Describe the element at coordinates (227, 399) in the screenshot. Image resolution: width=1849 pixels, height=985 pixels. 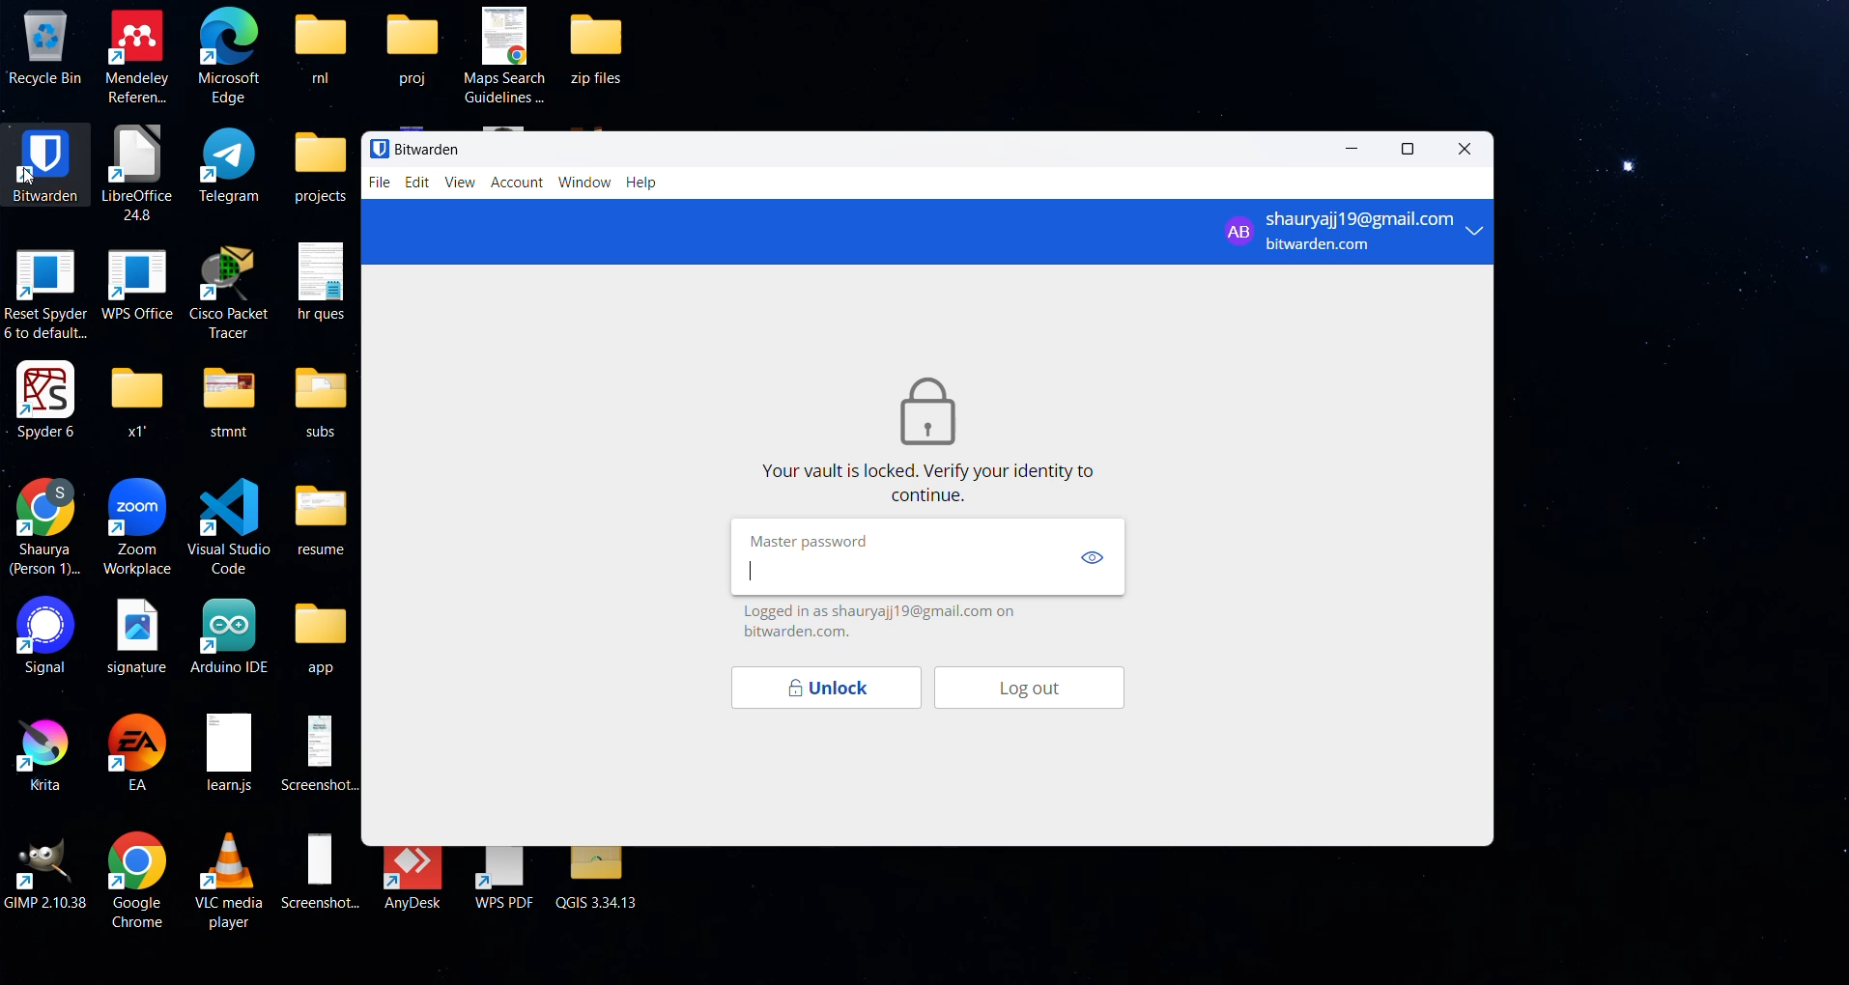
I see `stmnt` at that location.